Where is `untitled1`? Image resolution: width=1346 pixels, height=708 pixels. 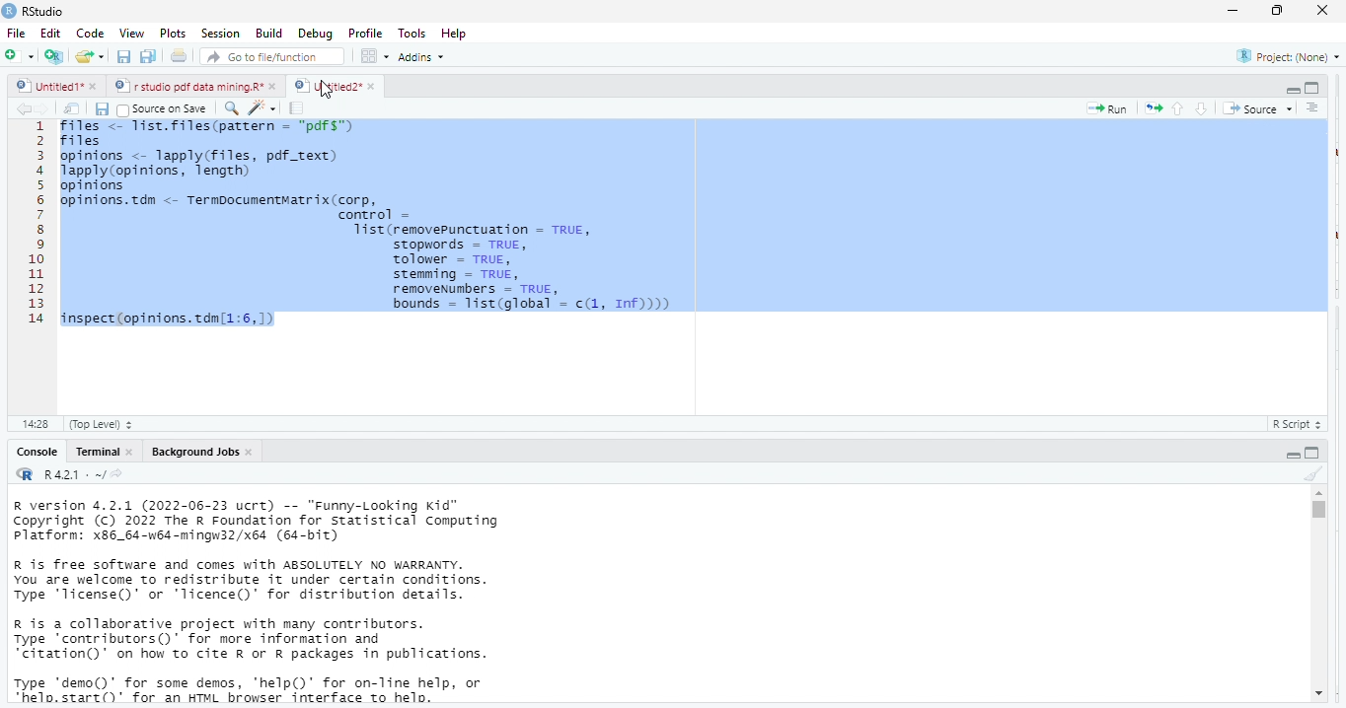
untitled1 is located at coordinates (47, 87).